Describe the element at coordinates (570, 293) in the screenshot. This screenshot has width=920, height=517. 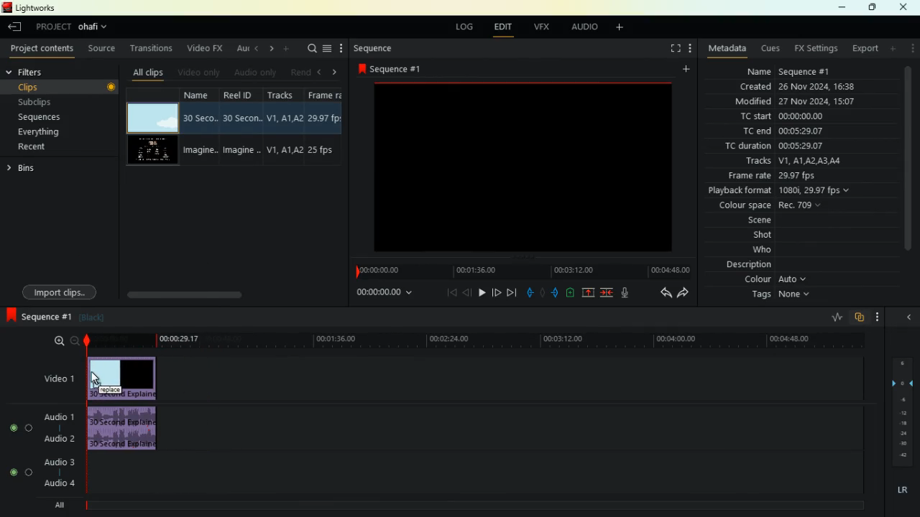
I see `battery` at that location.